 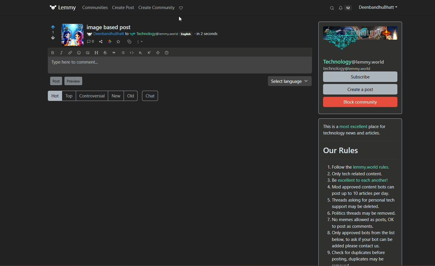 I want to click on superscript, so click(x=148, y=52).